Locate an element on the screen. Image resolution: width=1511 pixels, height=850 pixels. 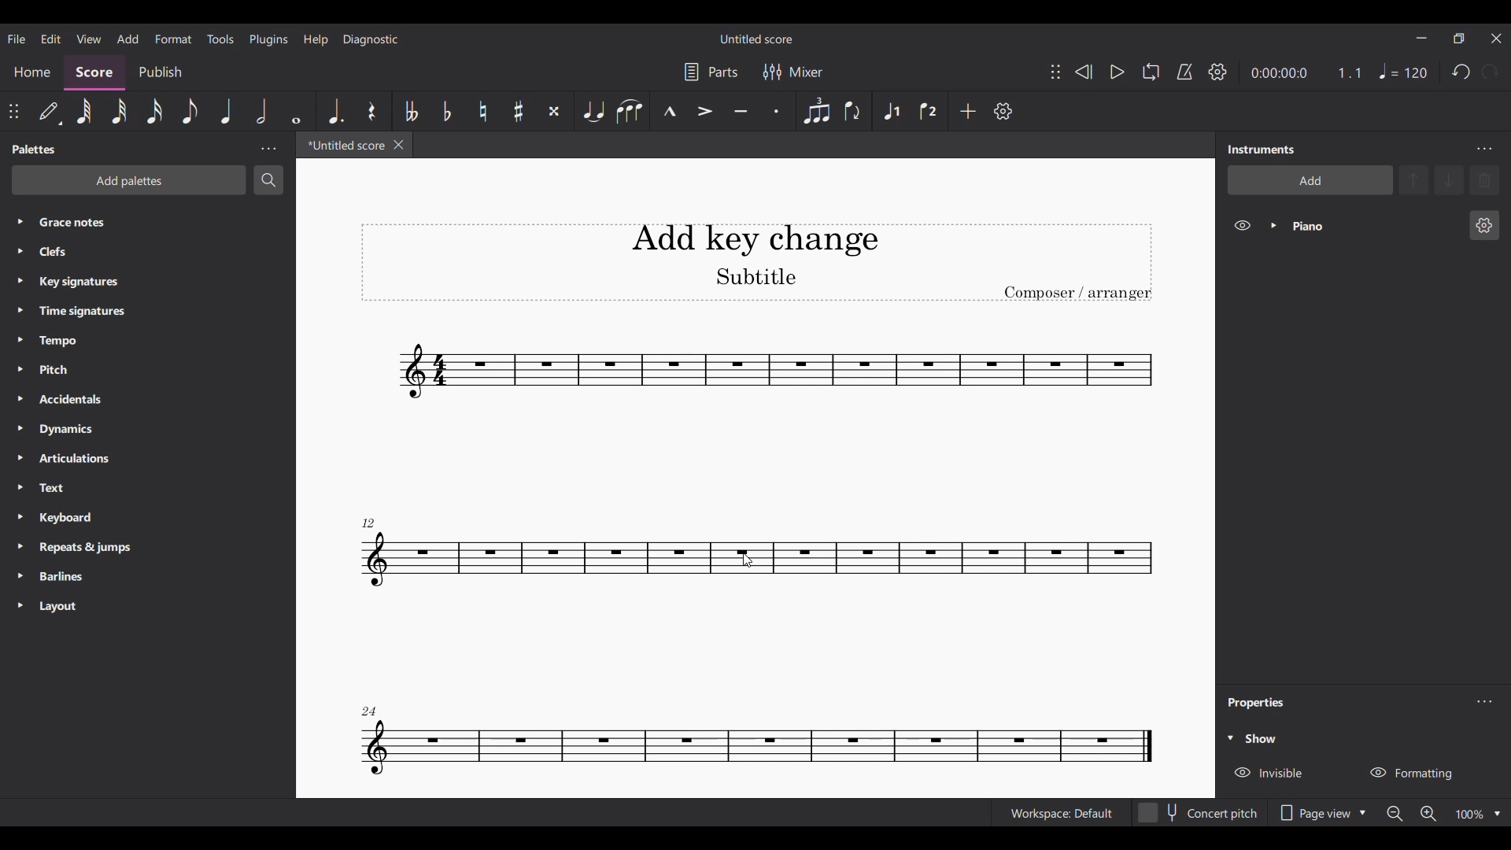
Tie is located at coordinates (593, 111).